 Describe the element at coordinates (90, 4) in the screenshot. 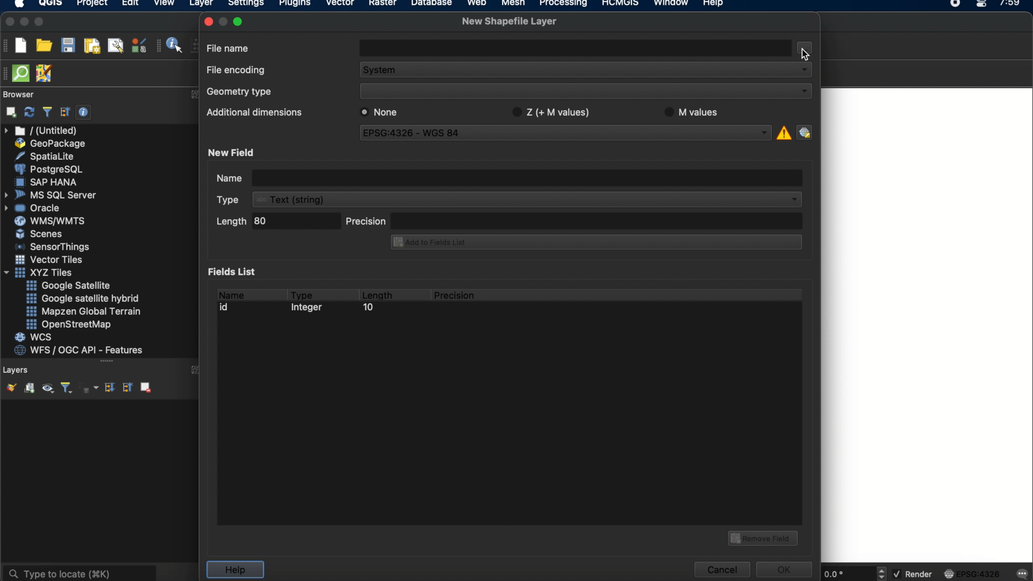

I see `project` at that location.